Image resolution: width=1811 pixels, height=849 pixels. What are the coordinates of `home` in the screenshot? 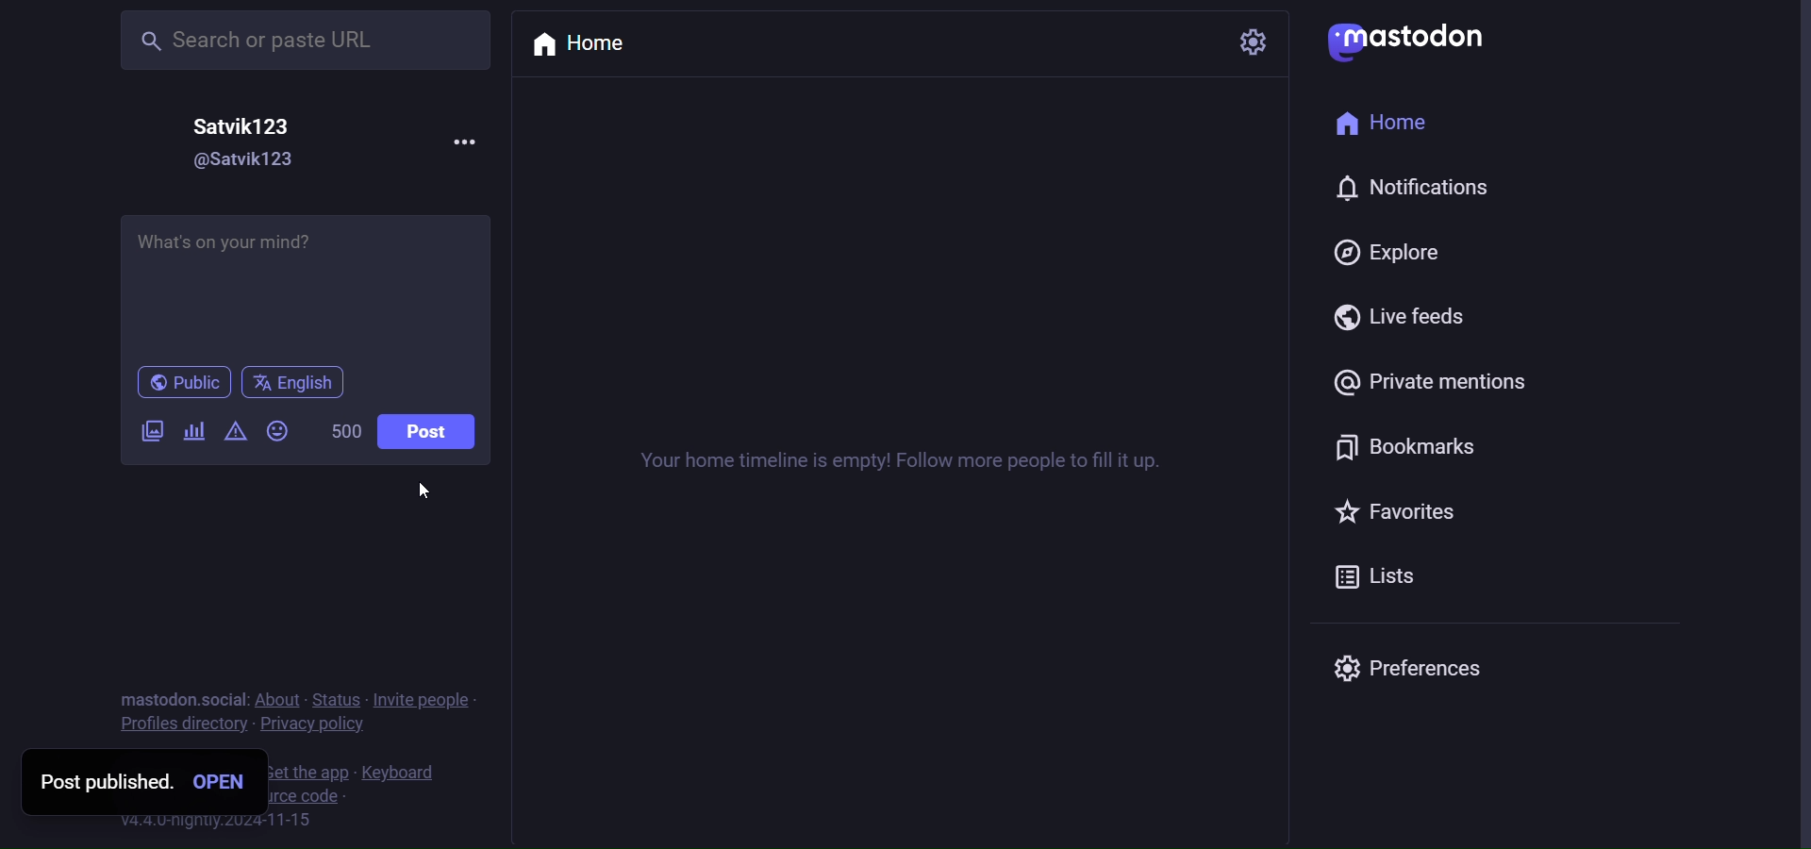 It's located at (591, 44).